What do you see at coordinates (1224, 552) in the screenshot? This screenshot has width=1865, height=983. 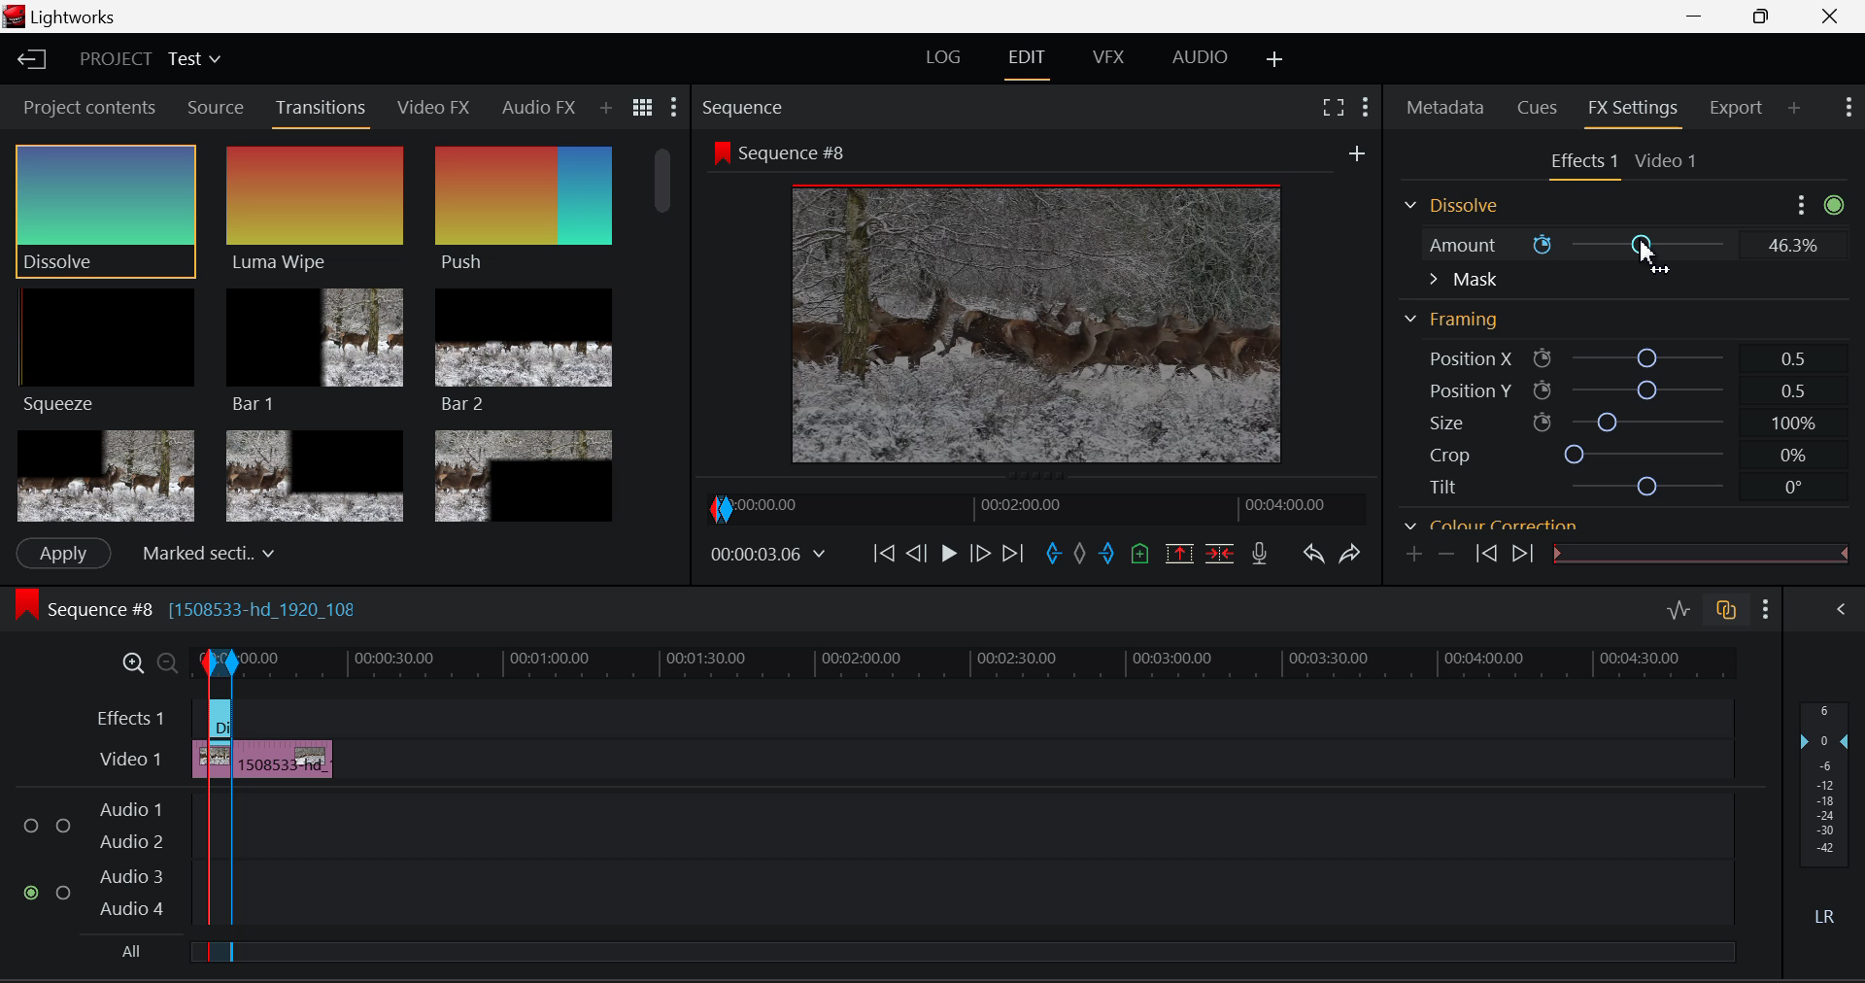 I see `Delete/Cut` at bounding box center [1224, 552].